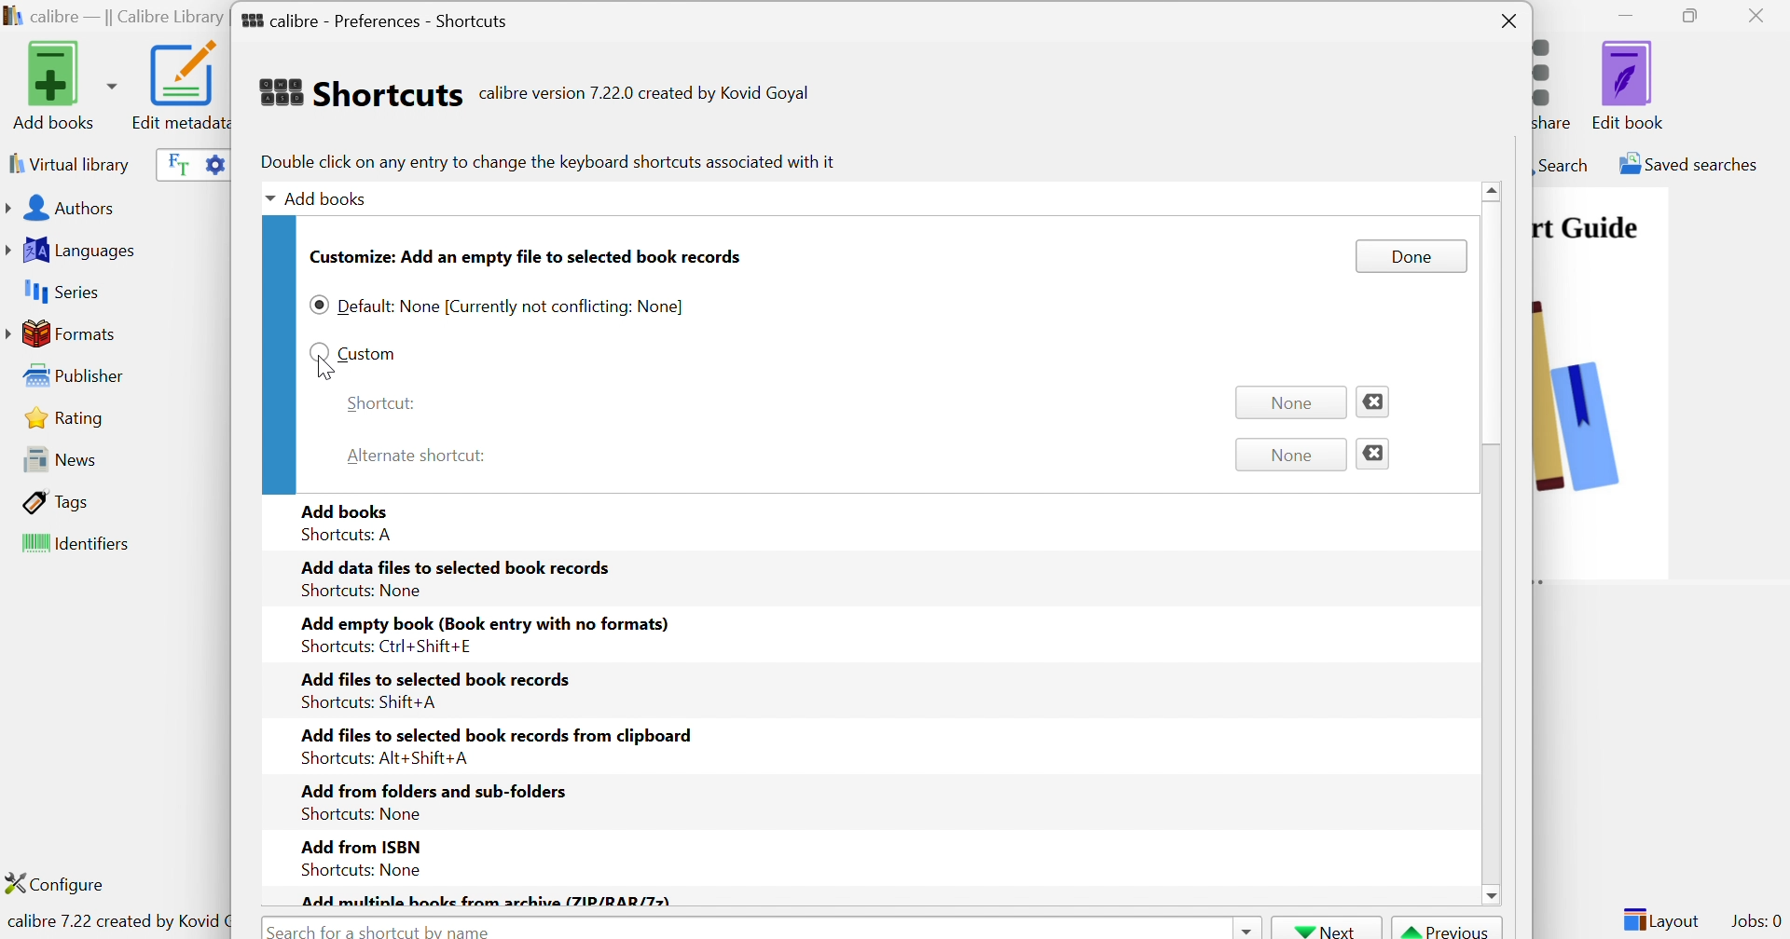  Describe the element at coordinates (383, 757) in the screenshot. I see `Shortcuts: Alt+Shift+A` at that location.